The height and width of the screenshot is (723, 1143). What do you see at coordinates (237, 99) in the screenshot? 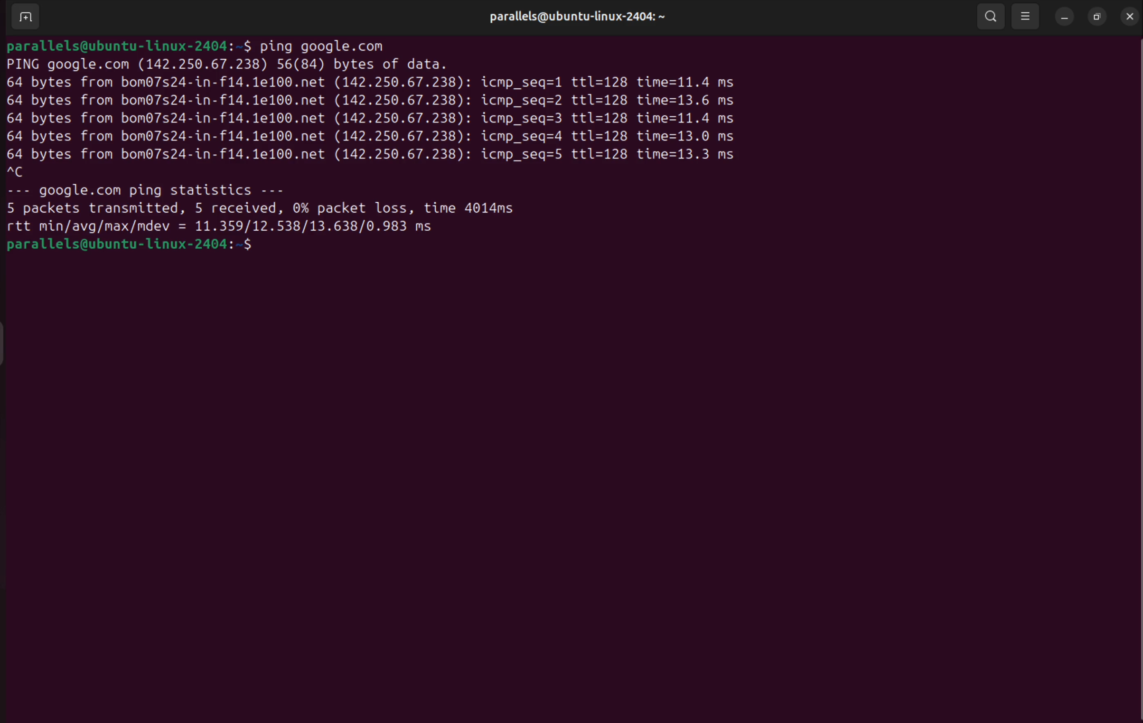
I see `64 bytes from bom poert .net` at bounding box center [237, 99].